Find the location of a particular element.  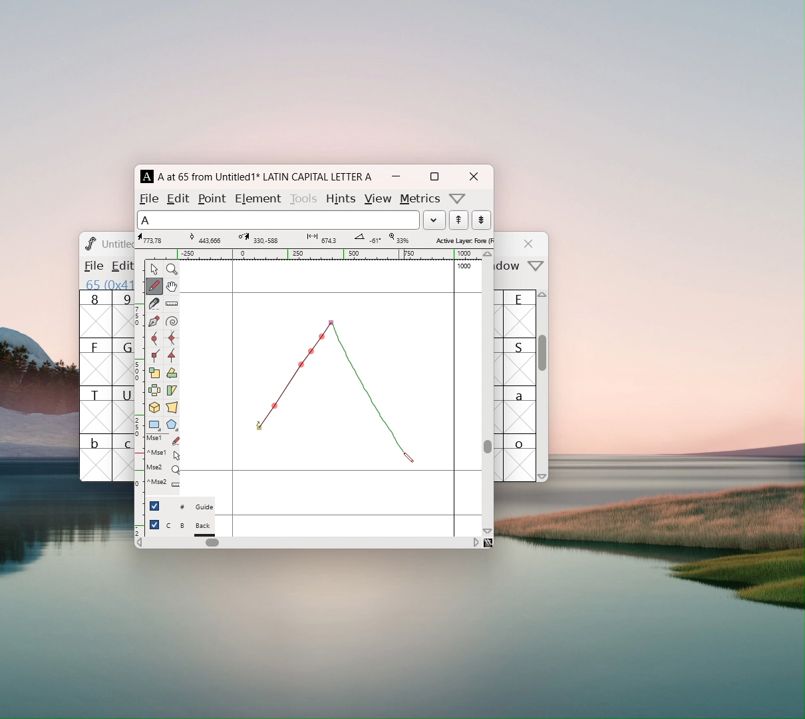

add a curve point always horizontal or vertical is located at coordinates (172, 338).